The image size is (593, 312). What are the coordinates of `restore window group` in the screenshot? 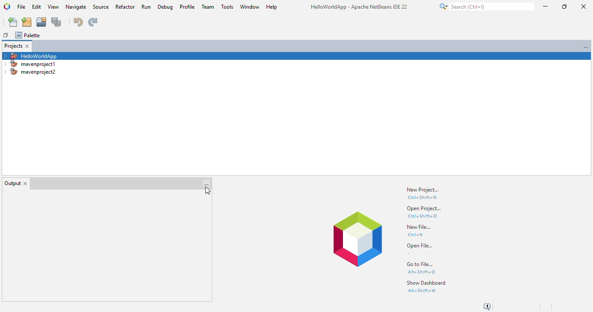 It's located at (7, 35).